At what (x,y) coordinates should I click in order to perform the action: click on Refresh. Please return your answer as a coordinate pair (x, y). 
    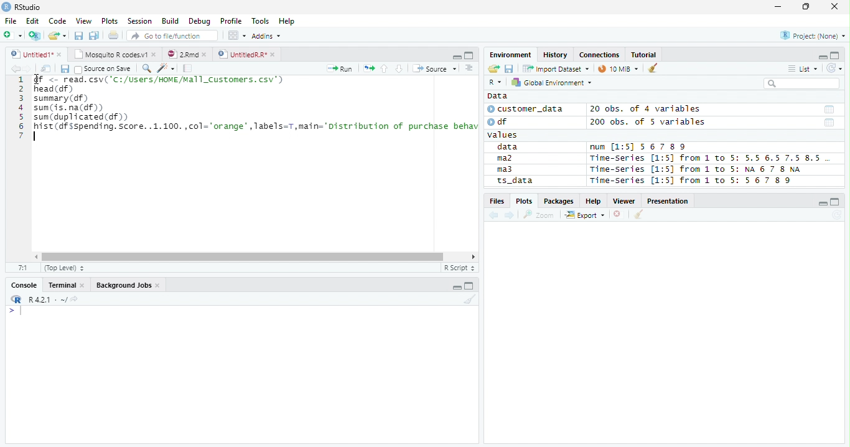
    Looking at the image, I should click on (834, 67).